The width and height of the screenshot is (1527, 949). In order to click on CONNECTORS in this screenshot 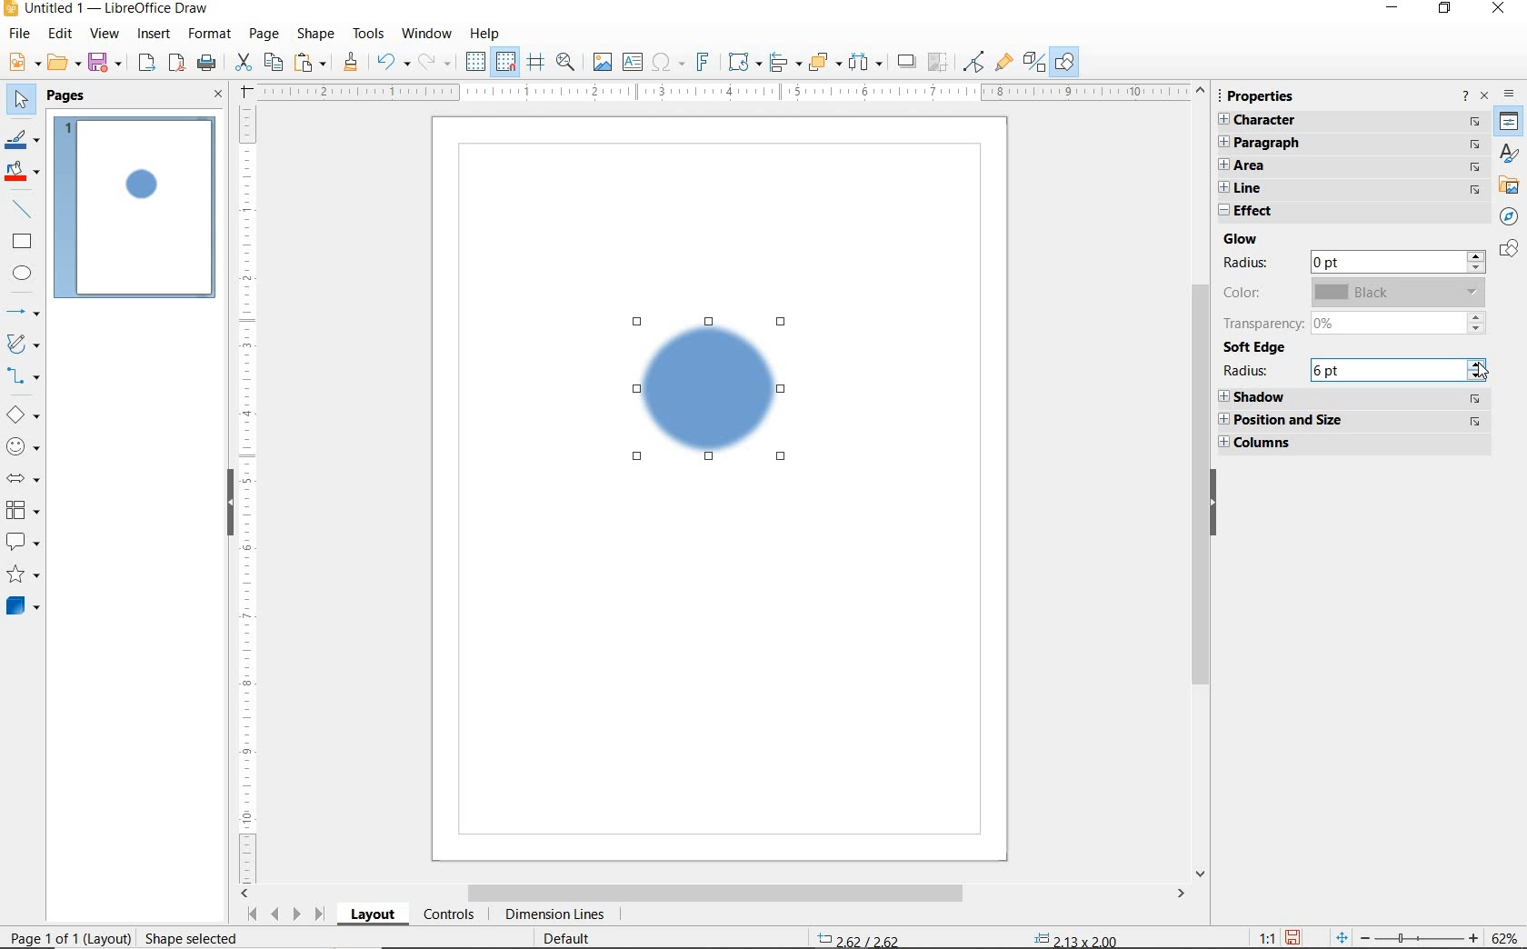, I will do `click(24, 377)`.